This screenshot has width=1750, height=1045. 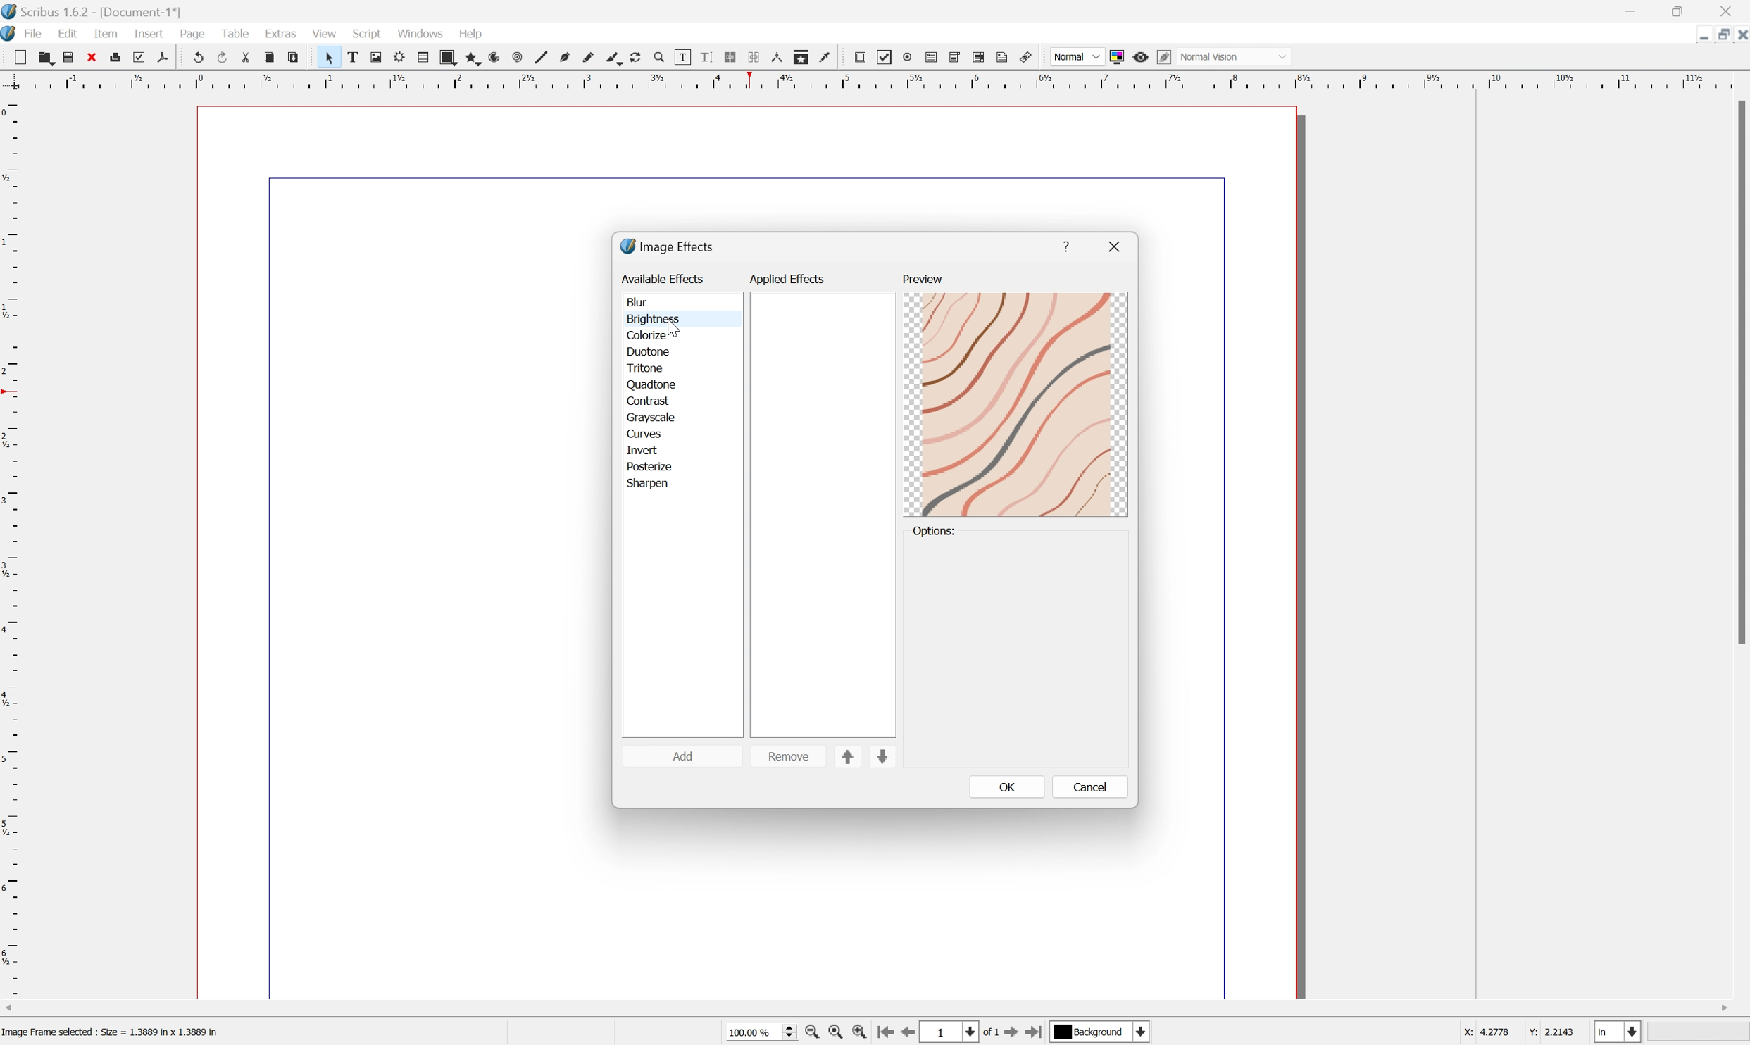 I want to click on Help, so click(x=470, y=33).